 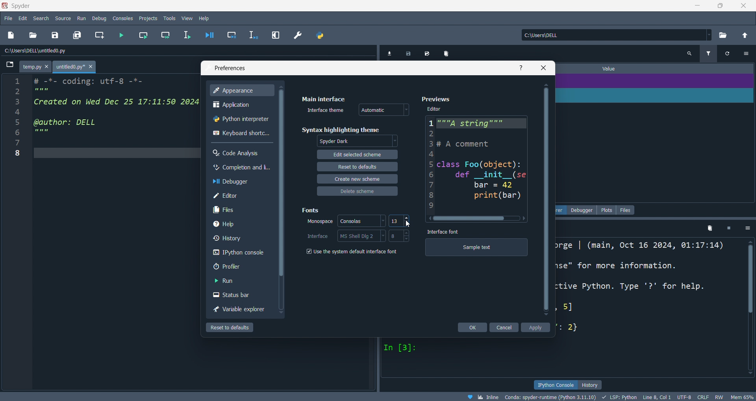 What do you see at coordinates (745, 35) in the screenshot?
I see `open directory` at bounding box center [745, 35].